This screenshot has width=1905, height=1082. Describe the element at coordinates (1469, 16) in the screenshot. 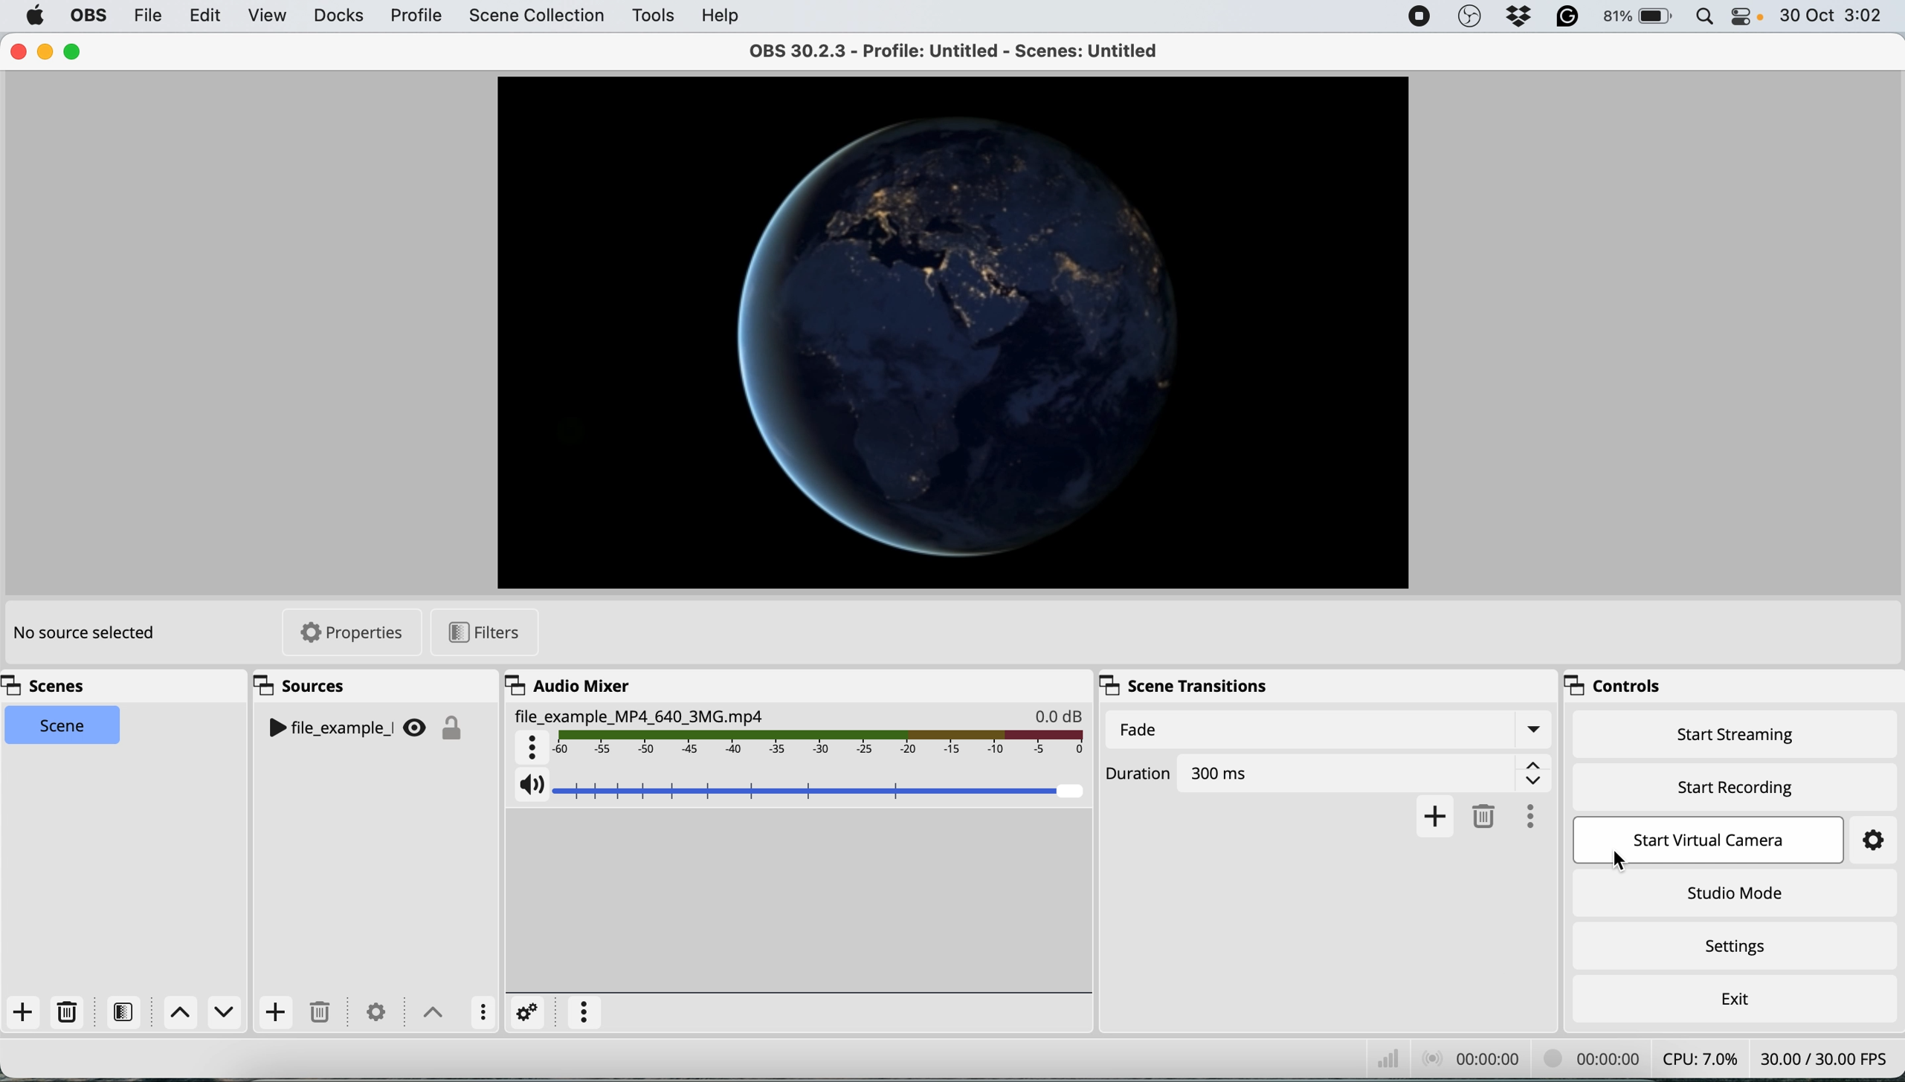

I see `obs studio` at that location.